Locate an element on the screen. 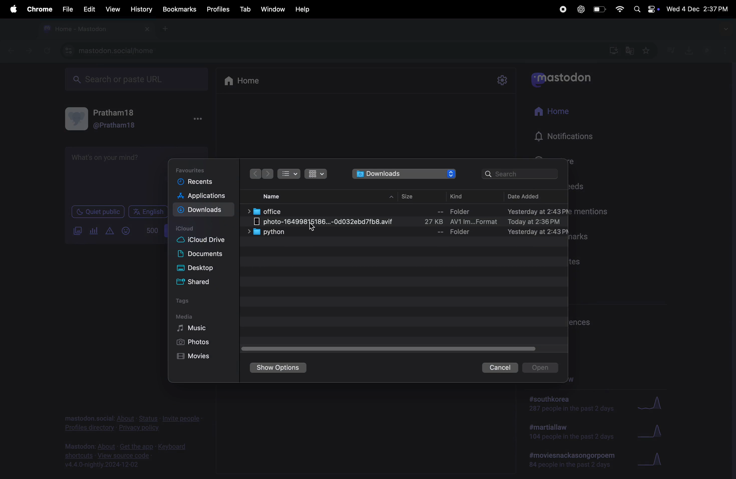 The width and height of the screenshot is (736, 479). pratham@18 is located at coordinates (106, 121).